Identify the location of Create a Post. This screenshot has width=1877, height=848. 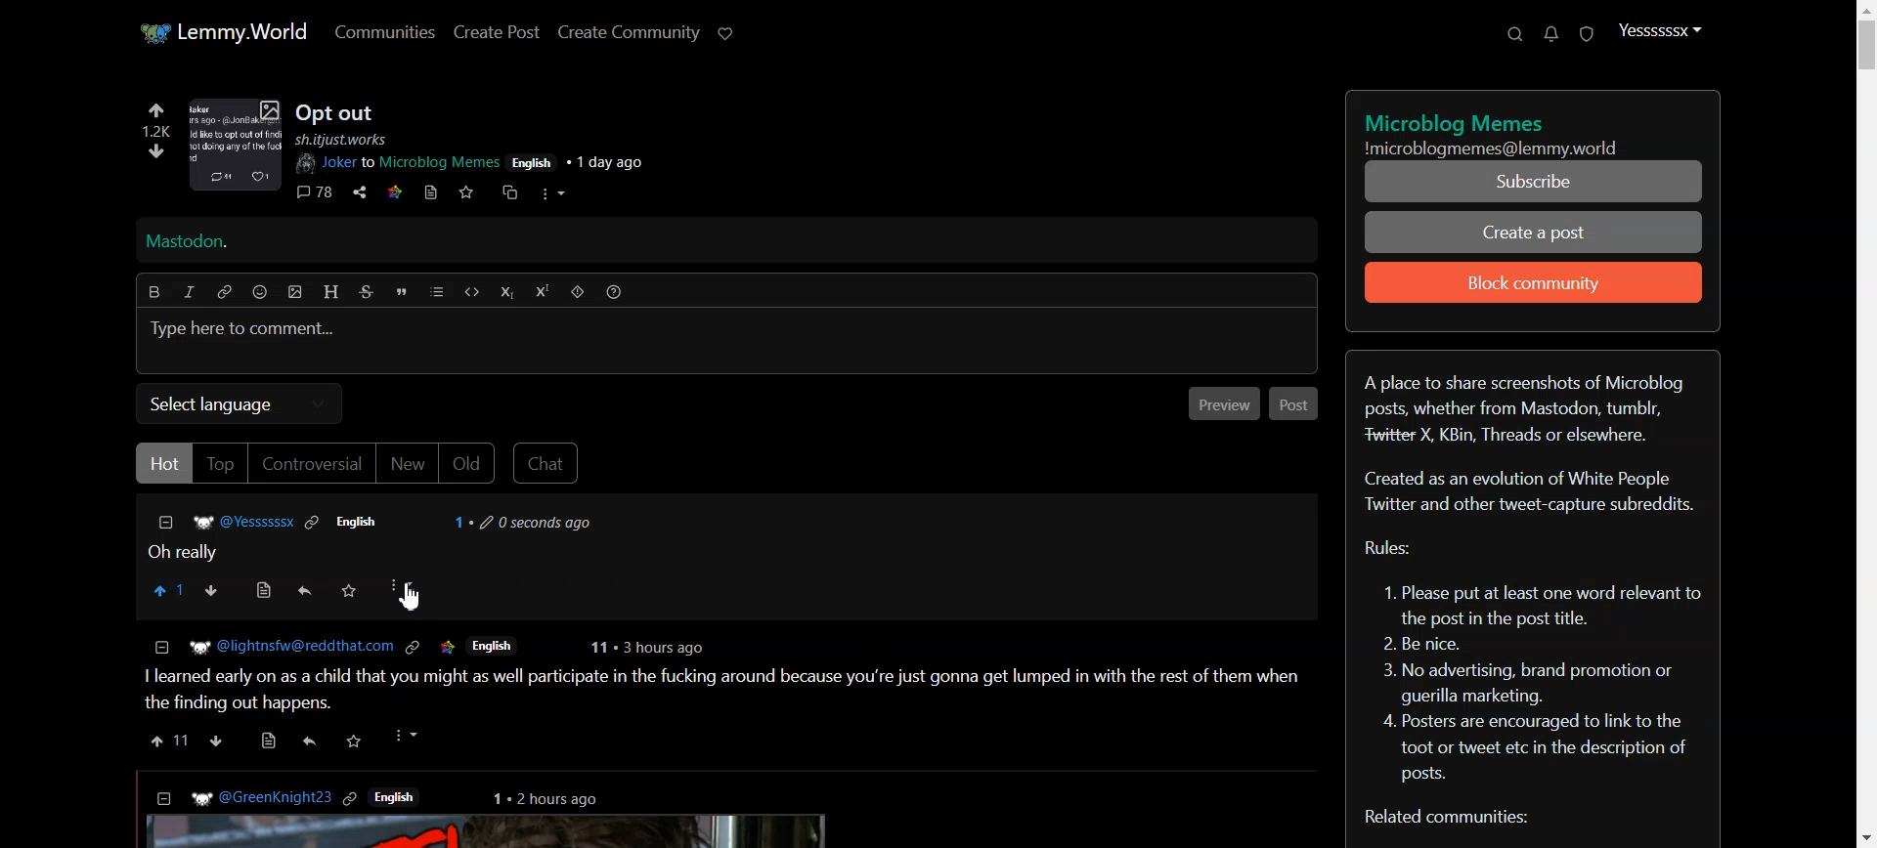
(1532, 233).